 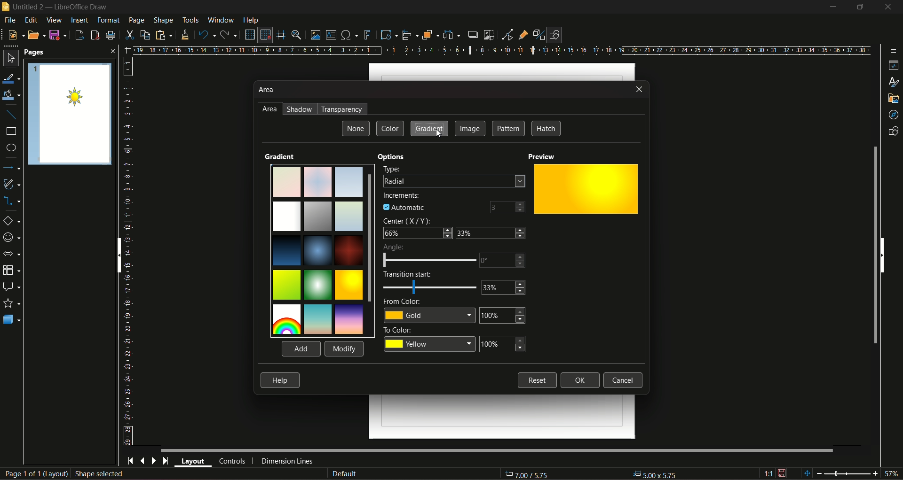 What do you see at coordinates (456, 311) in the screenshot?
I see `From Color` at bounding box center [456, 311].